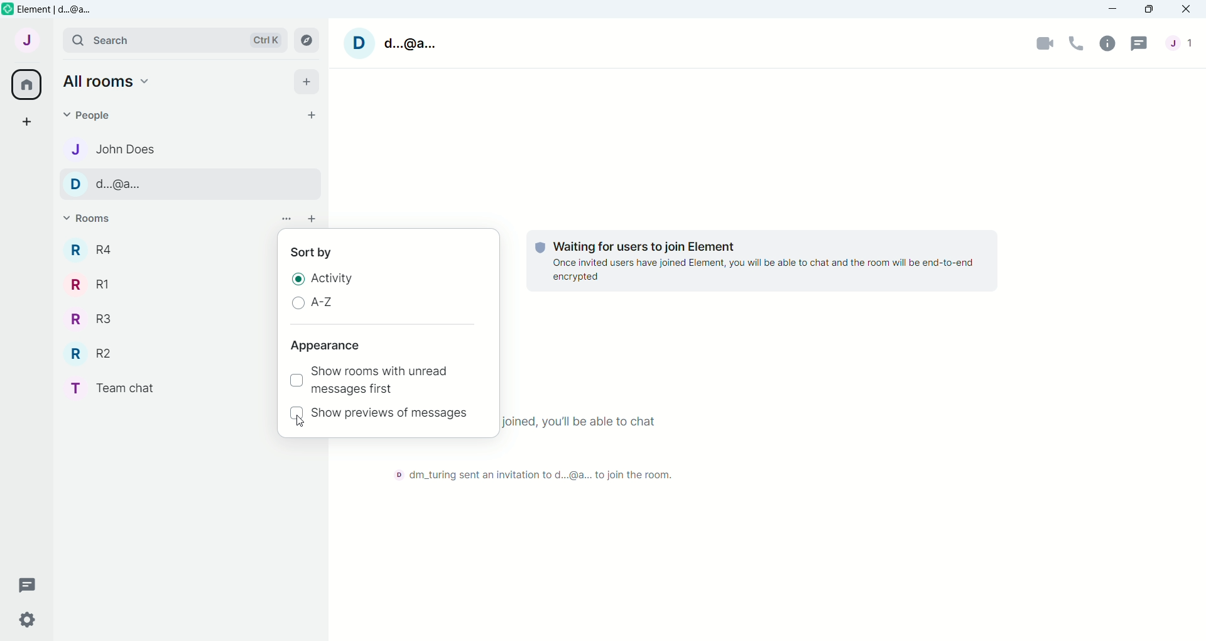 The width and height of the screenshot is (1206, 641). I want to click on All rooms, so click(26, 84).